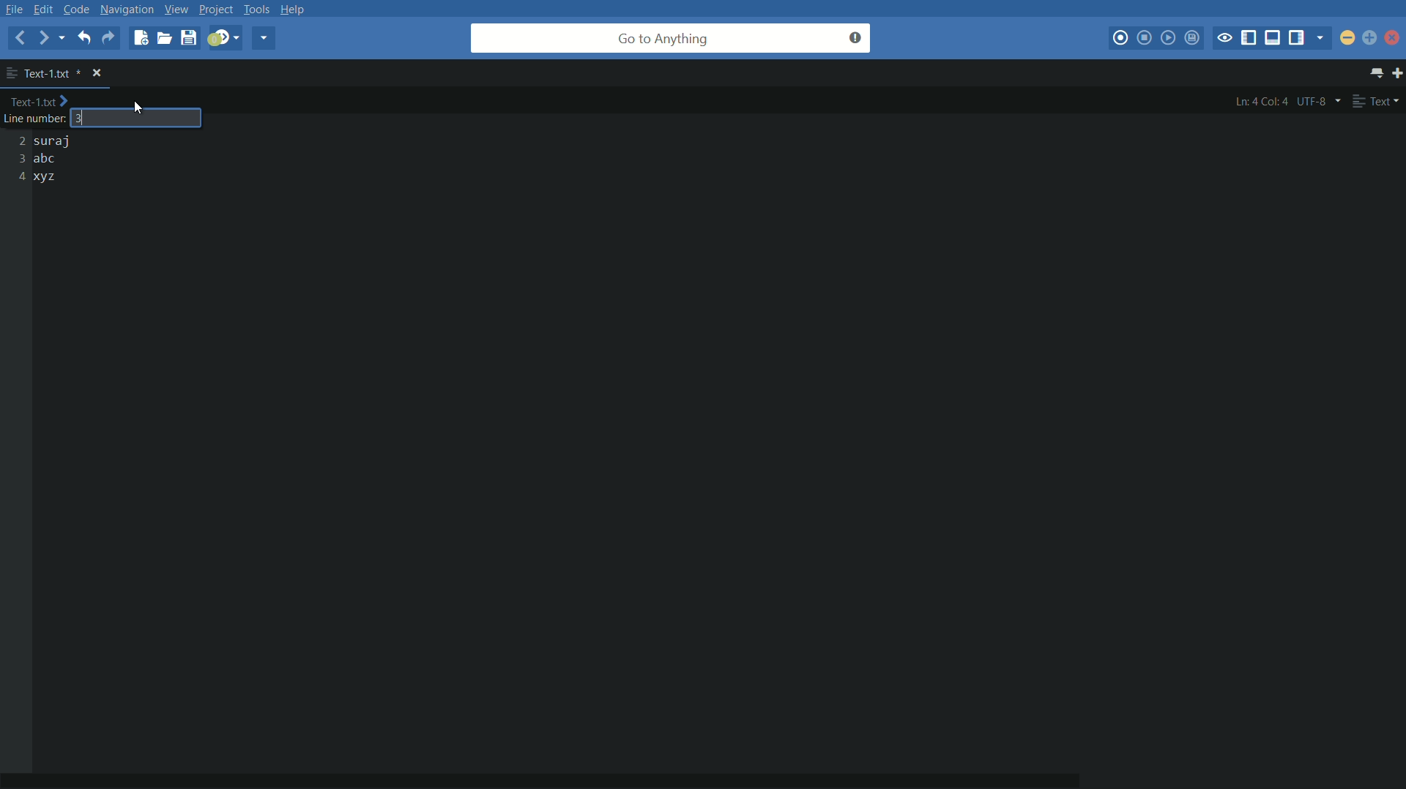 This screenshot has width=1406, height=789. What do you see at coordinates (174, 9) in the screenshot?
I see `view` at bounding box center [174, 9].